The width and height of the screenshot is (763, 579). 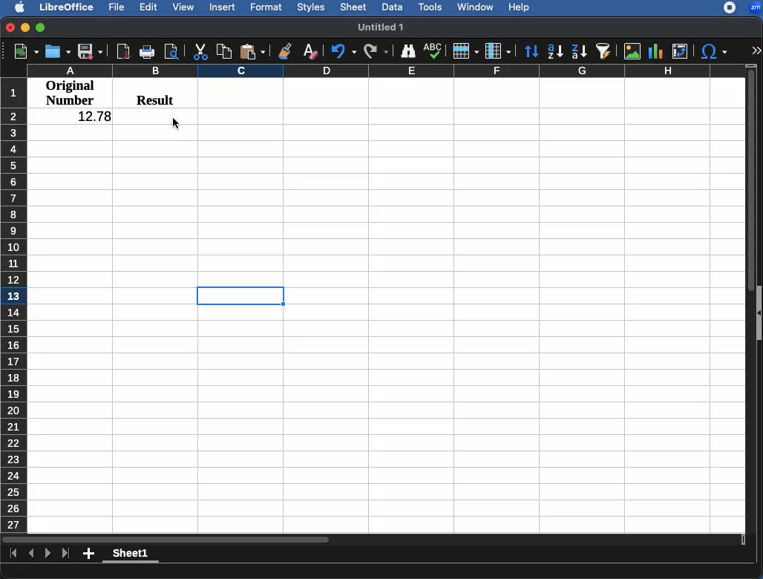 What do you see at coordinates (376, 52) in the screenshot?
I see `Redo` at bounding box center [376, 52].